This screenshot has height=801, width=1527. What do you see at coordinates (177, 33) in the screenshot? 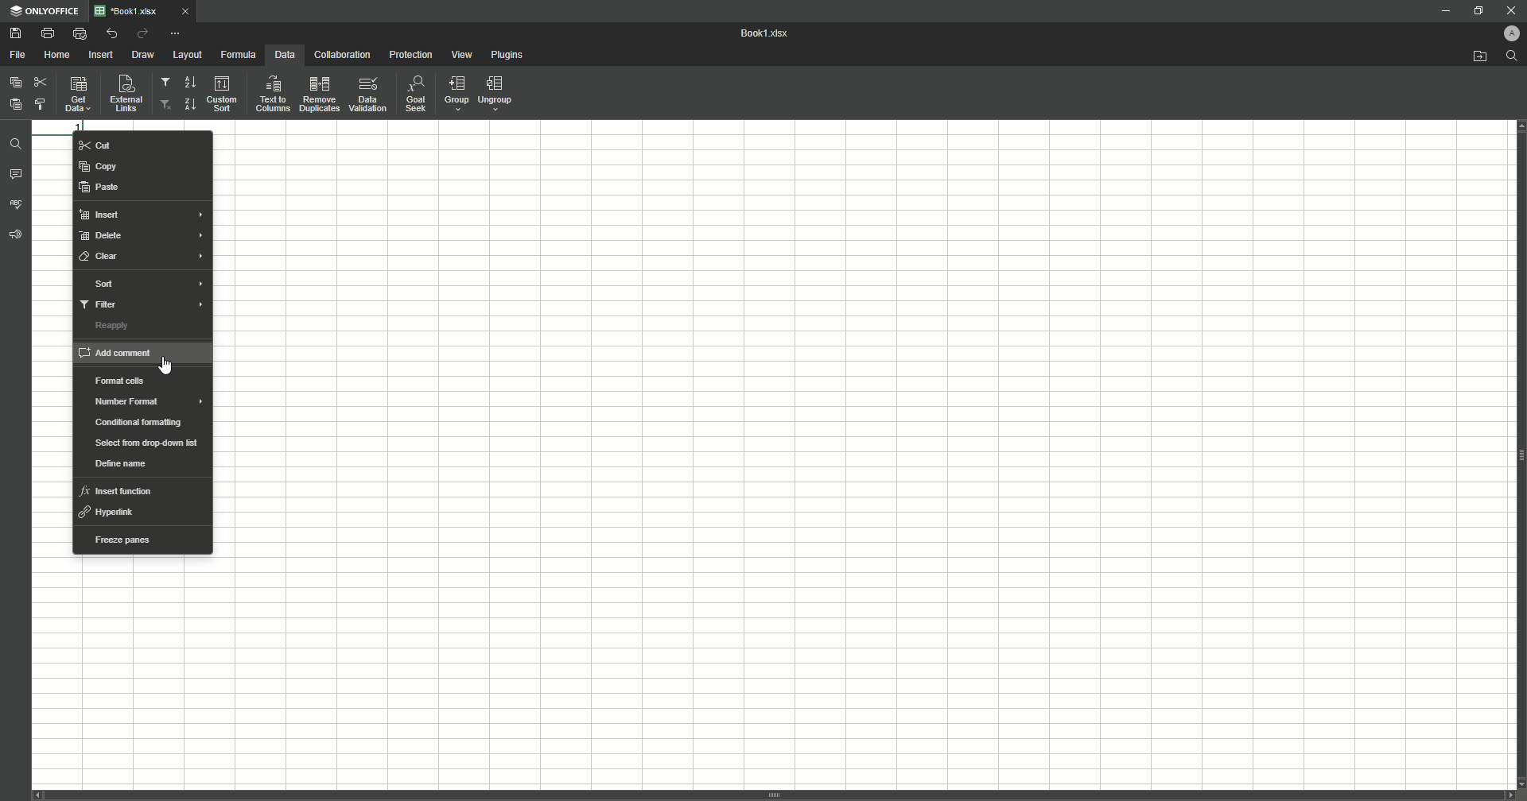
I see `More Options` at bounding box center [177, 33].